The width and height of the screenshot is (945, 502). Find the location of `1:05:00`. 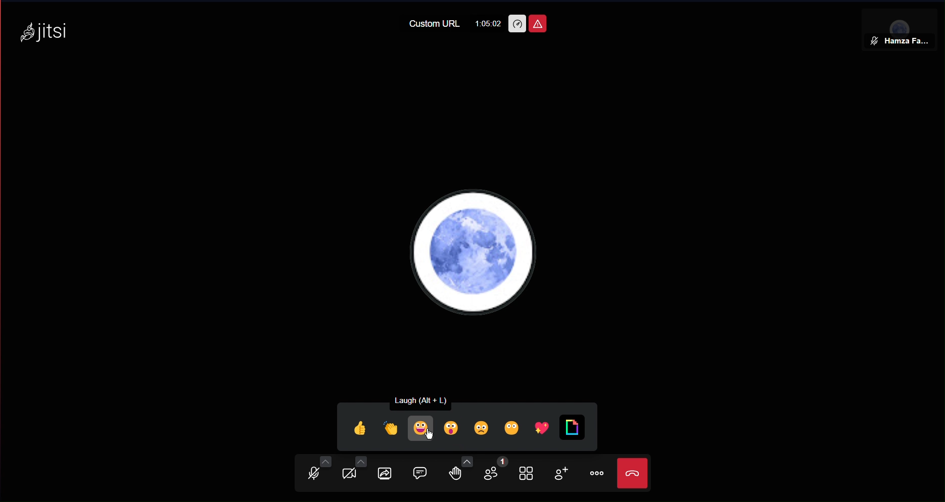

1:05:00 is located at coordinates (488, 23).